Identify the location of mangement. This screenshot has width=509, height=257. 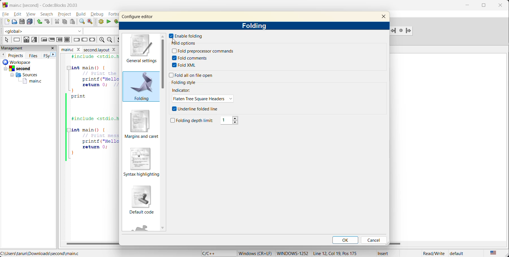
(16, 47).